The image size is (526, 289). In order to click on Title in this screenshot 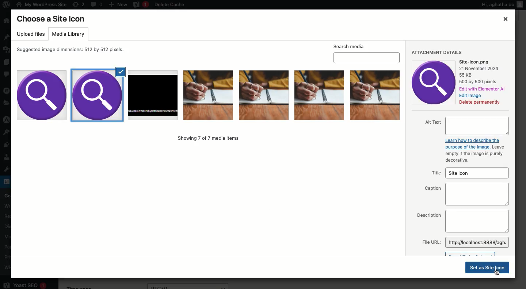, I will do `click(437, 173)`.